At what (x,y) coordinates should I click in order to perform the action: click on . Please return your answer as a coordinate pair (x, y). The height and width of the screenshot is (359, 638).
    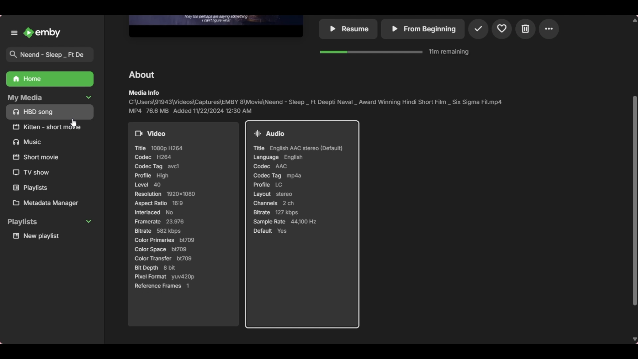
    Looking at the image, I should click on (349, 29).